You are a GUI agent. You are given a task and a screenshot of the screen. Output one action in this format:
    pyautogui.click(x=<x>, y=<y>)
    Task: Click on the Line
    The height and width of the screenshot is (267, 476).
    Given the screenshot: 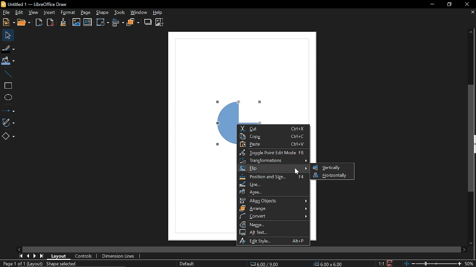 What is the action you would take?
    pyautogui.click(x=8, y=74)
    